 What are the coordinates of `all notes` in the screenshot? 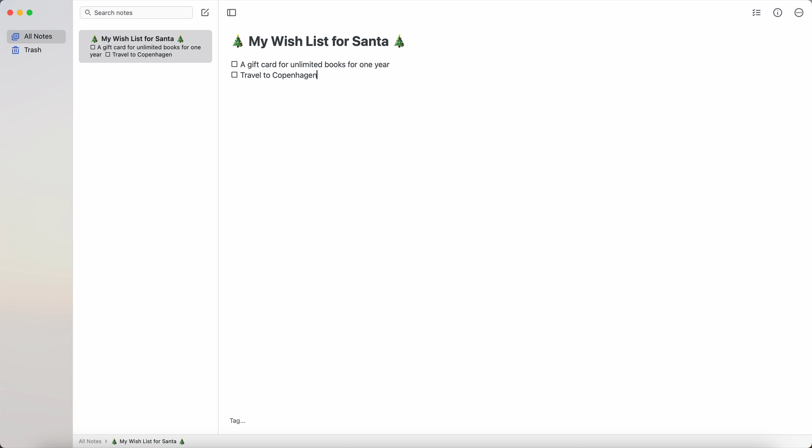 It's located at (36, 35).